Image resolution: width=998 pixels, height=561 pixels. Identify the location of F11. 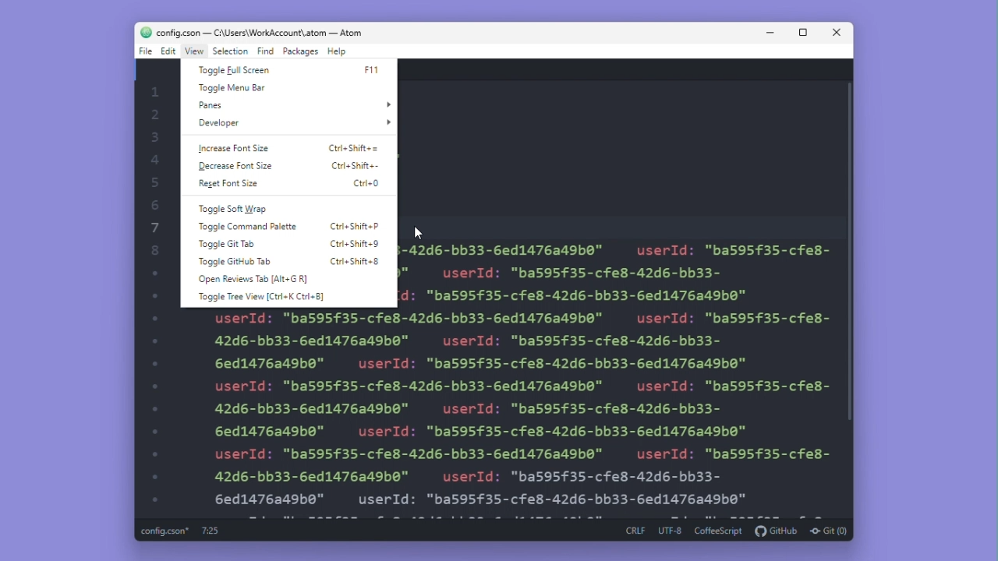
(371, 73).